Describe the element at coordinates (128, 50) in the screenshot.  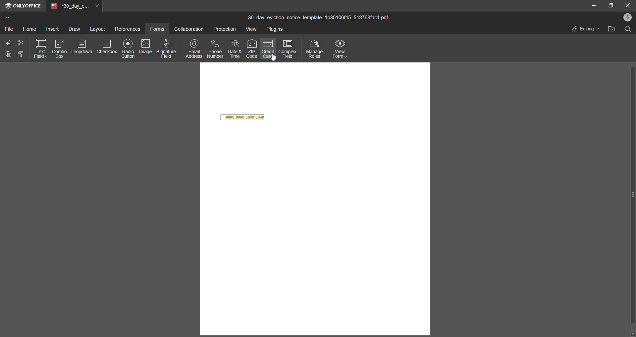
I see `radio button` at that location.